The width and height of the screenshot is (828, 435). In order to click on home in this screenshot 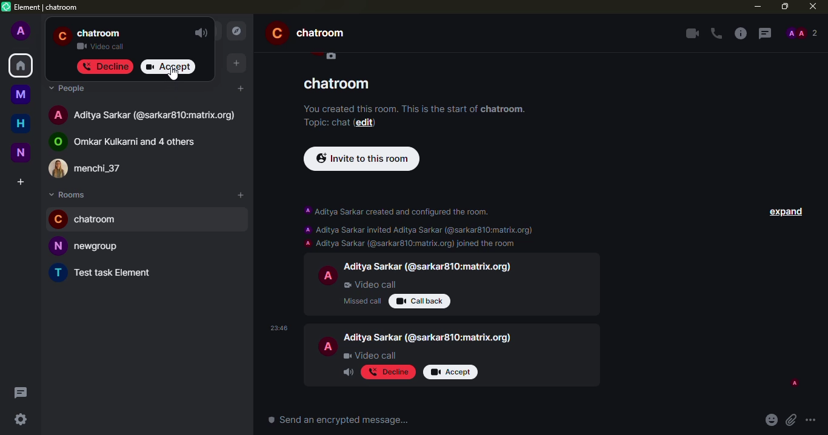, I will do `click(21, 123)`.